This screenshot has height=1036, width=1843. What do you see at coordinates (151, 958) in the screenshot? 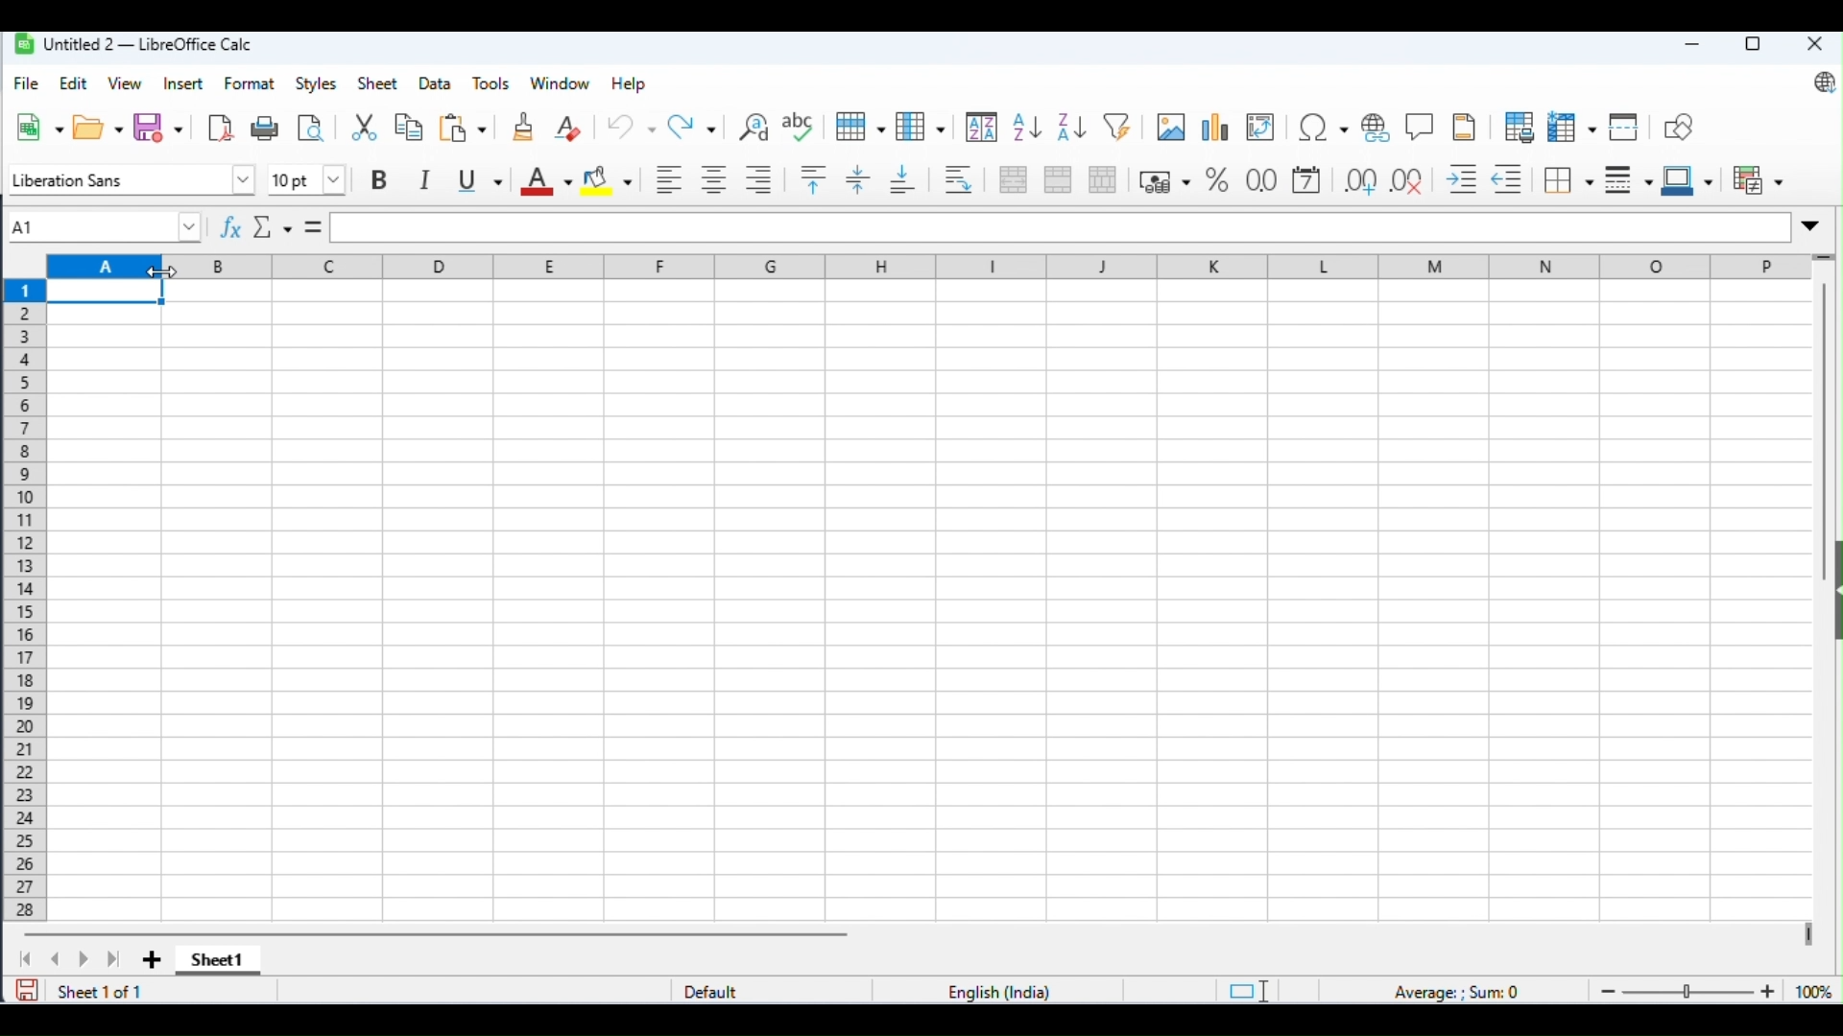
I see `add sheet` at bounding box center [151, 958].